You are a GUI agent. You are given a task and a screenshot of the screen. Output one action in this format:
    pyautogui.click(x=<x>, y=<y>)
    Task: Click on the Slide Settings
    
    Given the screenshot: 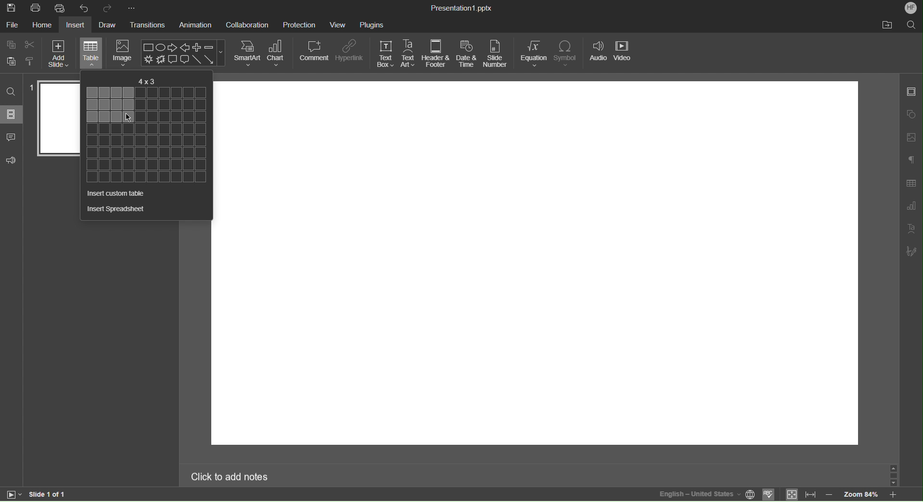 What is the action you would take?
    pyautogui.click(x=911, y=92)
    